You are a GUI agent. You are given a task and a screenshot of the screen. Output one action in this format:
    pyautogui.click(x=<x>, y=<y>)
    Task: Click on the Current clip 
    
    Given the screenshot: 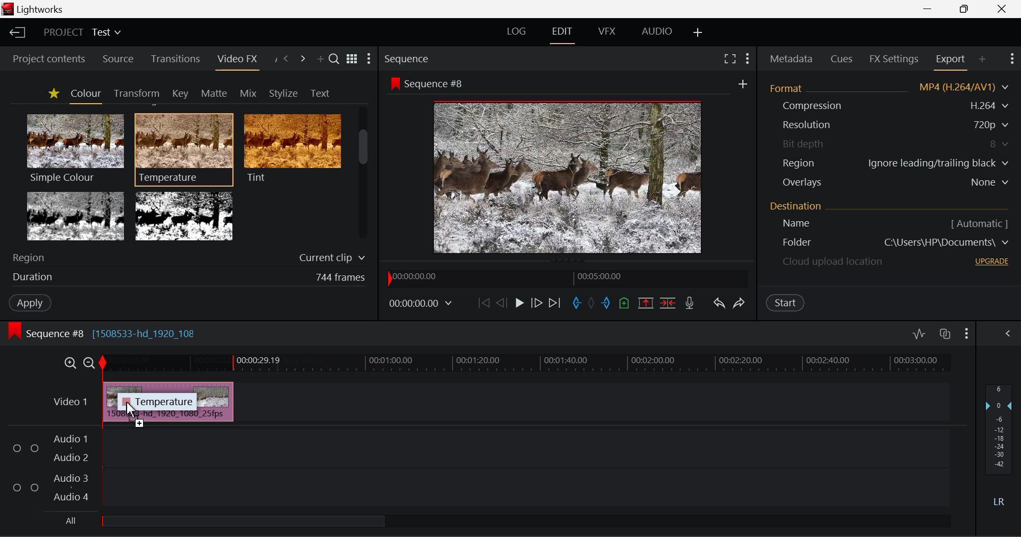 What is the action you would take?
    pyautogui.click(x=330, y=258)
    